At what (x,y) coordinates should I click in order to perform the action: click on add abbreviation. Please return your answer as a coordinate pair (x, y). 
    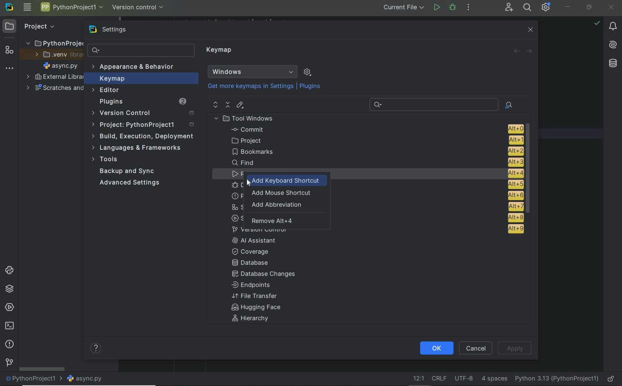
    Looking at the image, I should click on (278, 206).